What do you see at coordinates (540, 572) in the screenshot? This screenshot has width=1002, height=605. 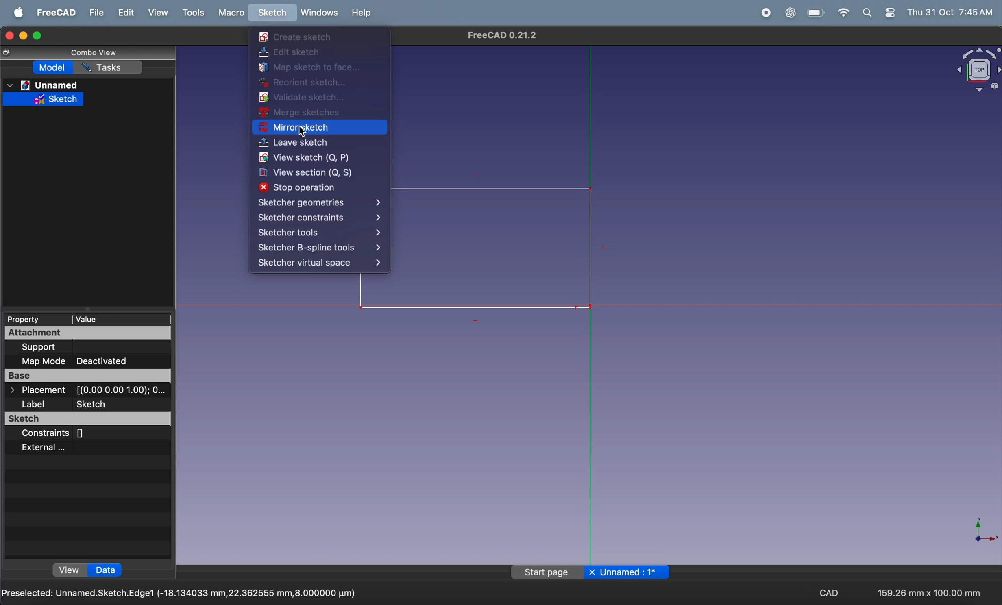 I see `start page` at bounding box center [540, 572].